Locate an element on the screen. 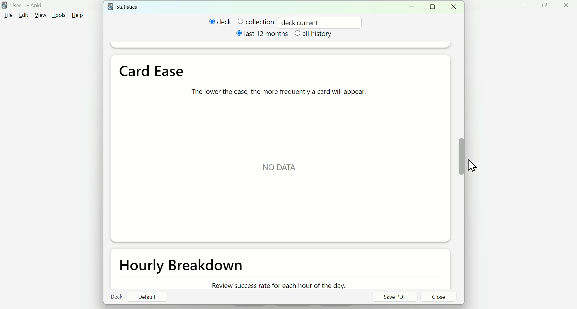 This screenshot has height=309, width=577. File is located at coordinates (9, 15).